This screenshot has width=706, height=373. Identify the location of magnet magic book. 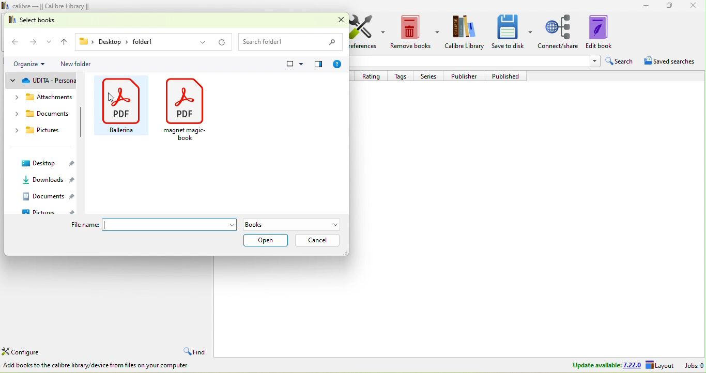
(187, 107).